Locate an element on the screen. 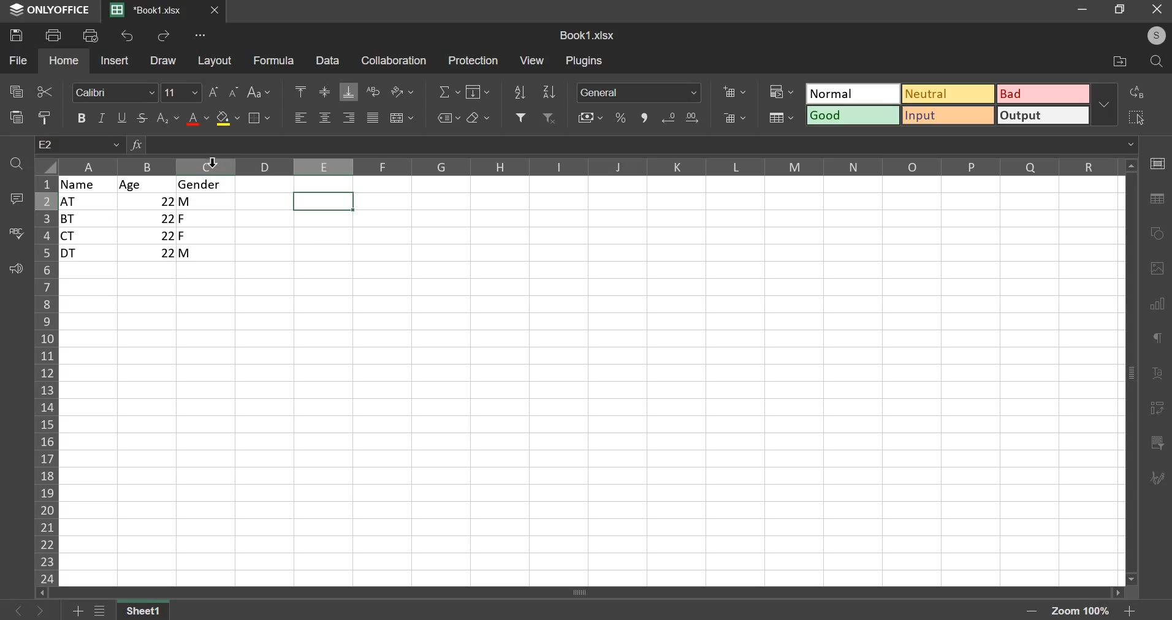 Image resolution: width=1172 pixels, height=620 pixels. dt is located at coordinates (89, 254).